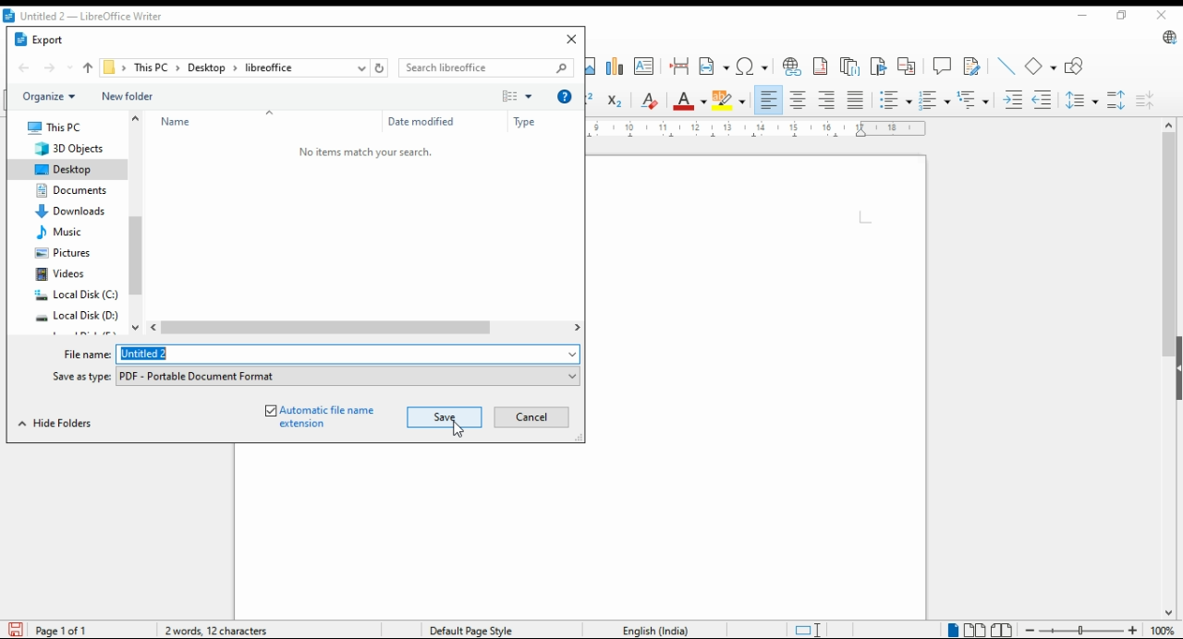  I want to click on Save as type, so click(348, 375).